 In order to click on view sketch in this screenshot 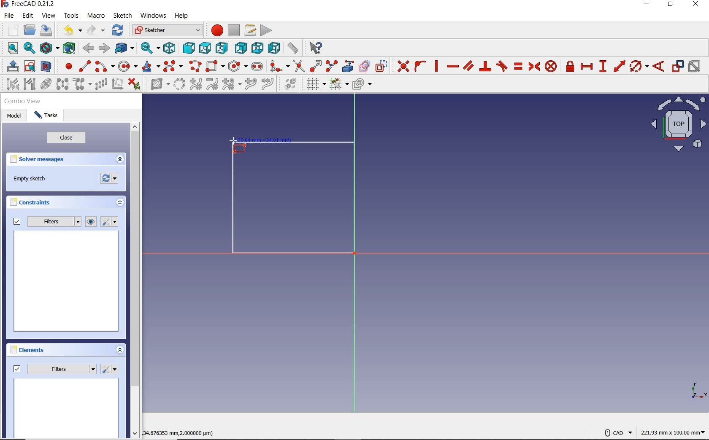, I will do `click(30, 67)`.